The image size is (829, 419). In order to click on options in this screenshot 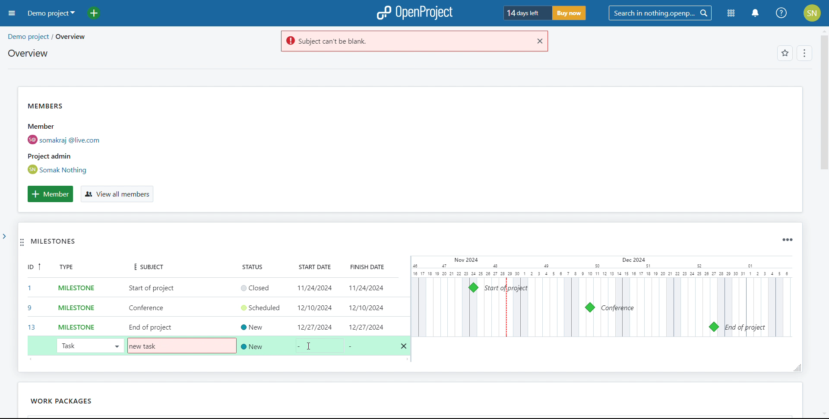, I will do `click(803, 54)`.